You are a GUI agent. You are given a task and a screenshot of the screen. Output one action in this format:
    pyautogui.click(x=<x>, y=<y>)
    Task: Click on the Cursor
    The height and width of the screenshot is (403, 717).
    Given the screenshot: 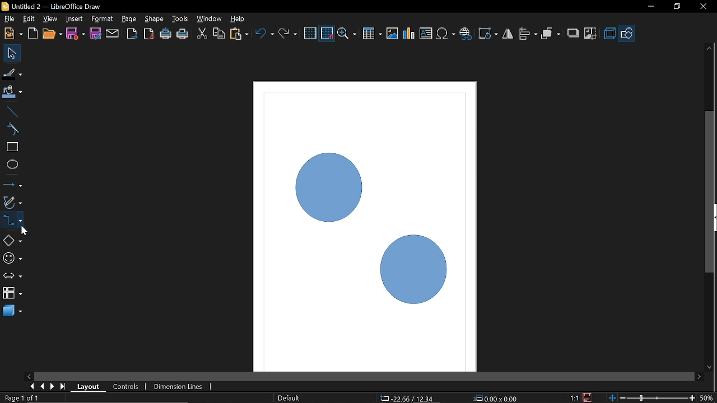 What is the action you would take?
    pyautogui.click(x=25, y=232)
    